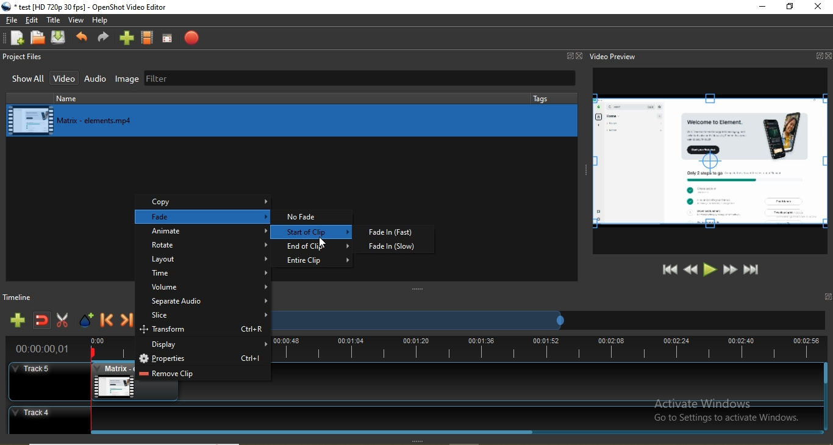 This screenshot has height=445, width=833. I want to click on start of clip, so click(312, 232).